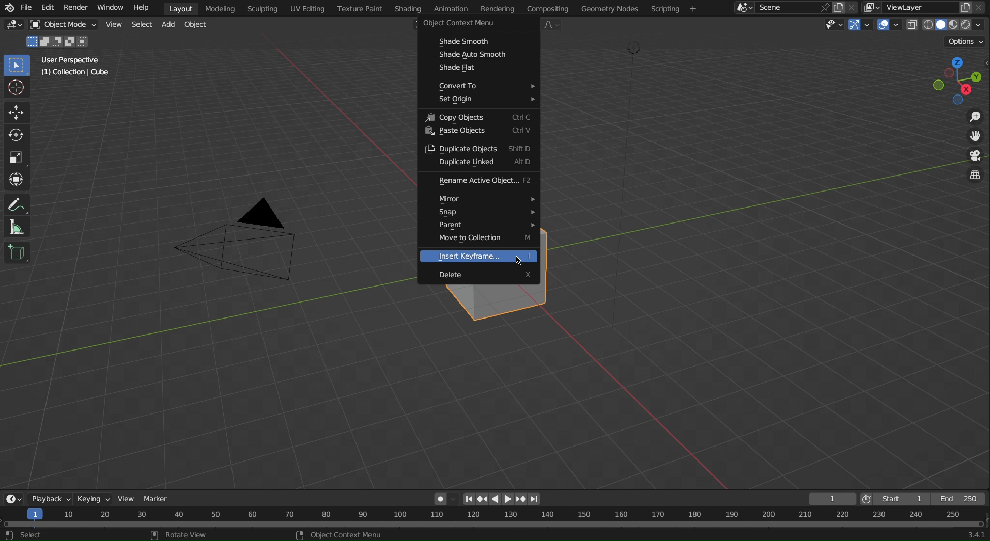 Image resolution: width=990 pixels, height=541 pixels. What do you see at coordinates (359, 9) in the screenshot?
I see `Texture Paint` at bounding box center [359, 9].